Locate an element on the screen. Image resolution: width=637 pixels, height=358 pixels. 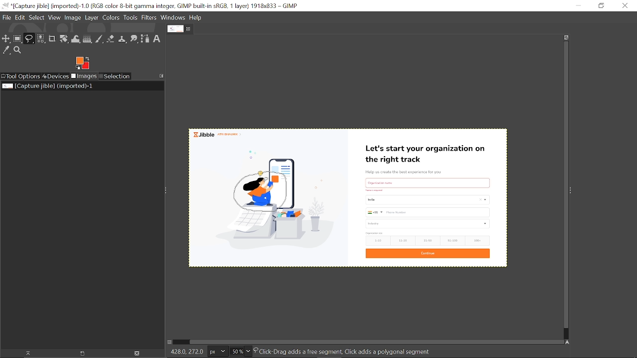
Select by color is located at coordinates (41, 39).